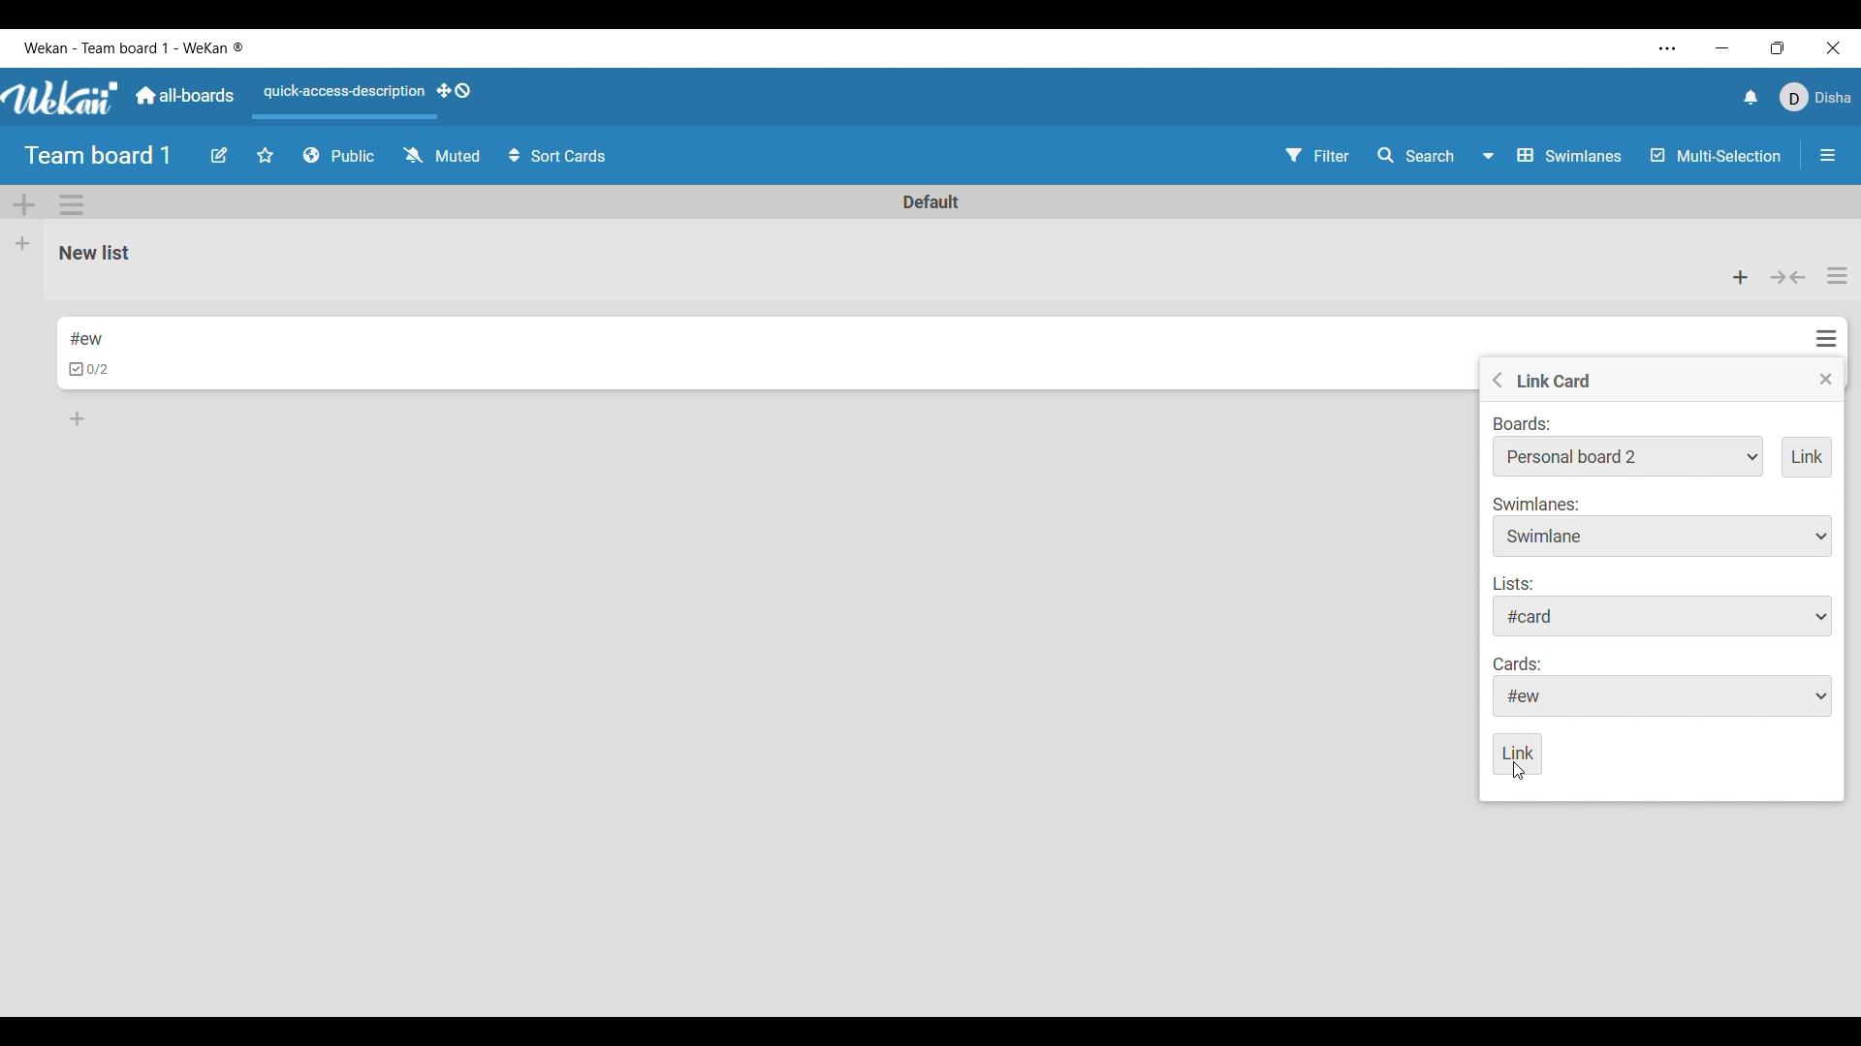  Describe the element at coordinates (266, 155) in the screenshot. I see `Star board` at that location.